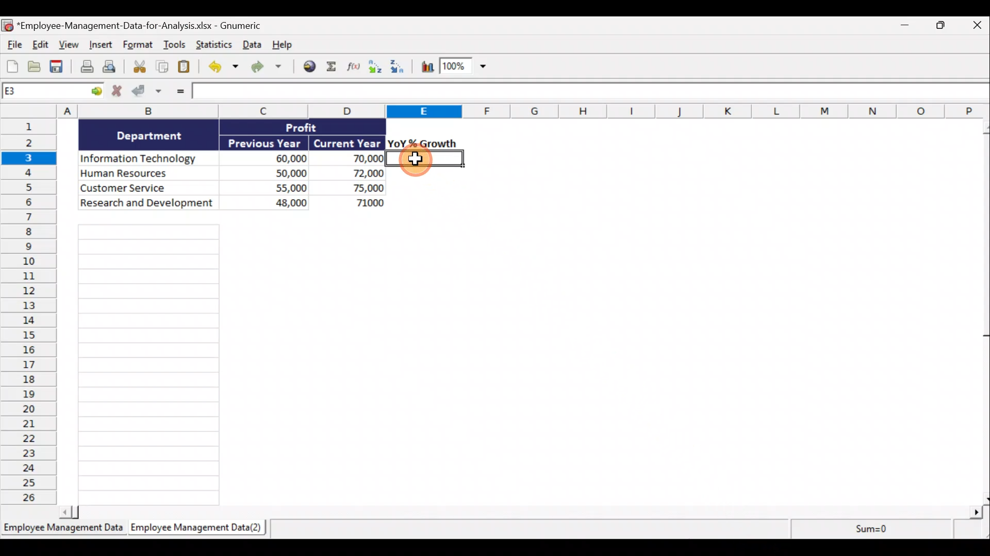  What do you see at coordinates (356, 69) in the screenshot?
I see `Edit a function in the current cell` at bounding box center [356, 69].